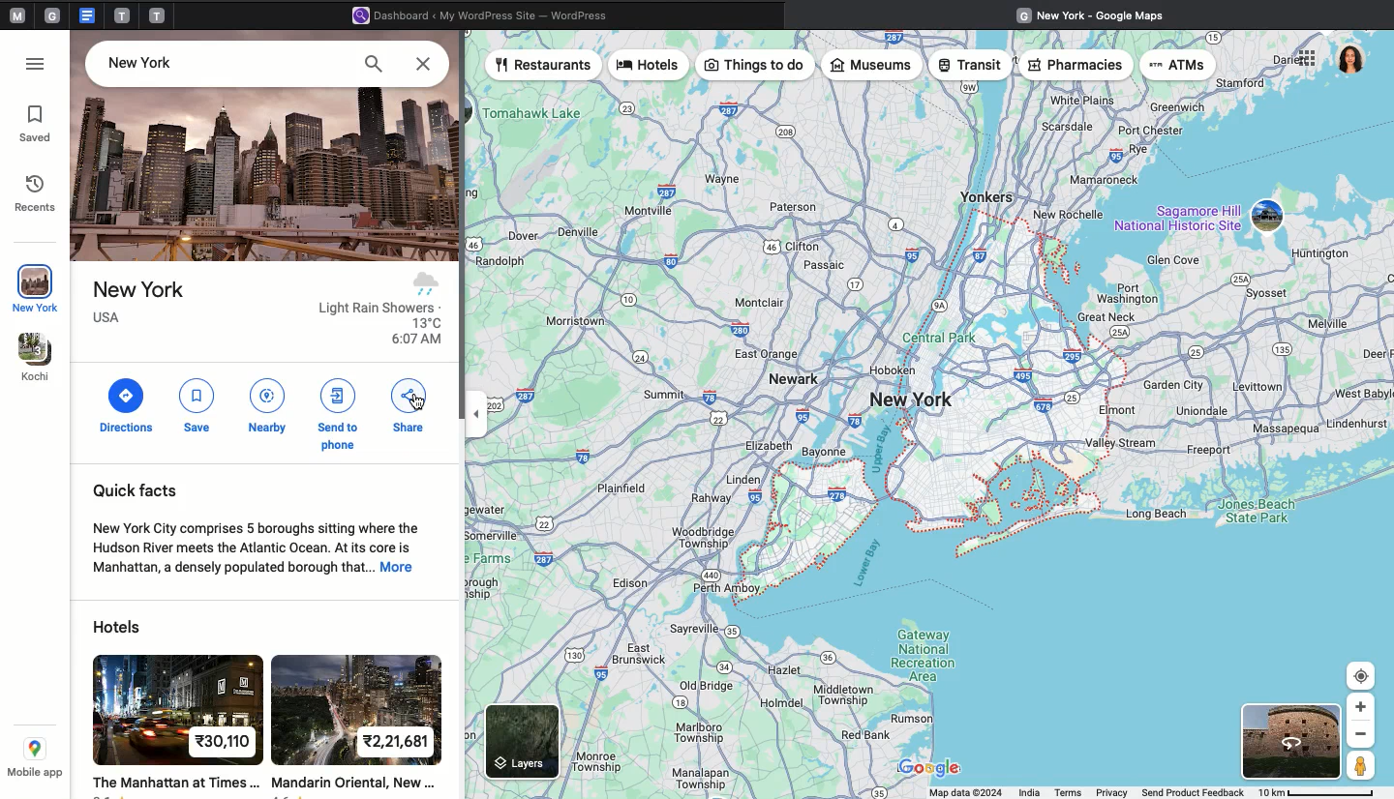 Image resolution: width=1394 pixels, height=799 pixels. I want to click on Restaurants, so click(544, 67).